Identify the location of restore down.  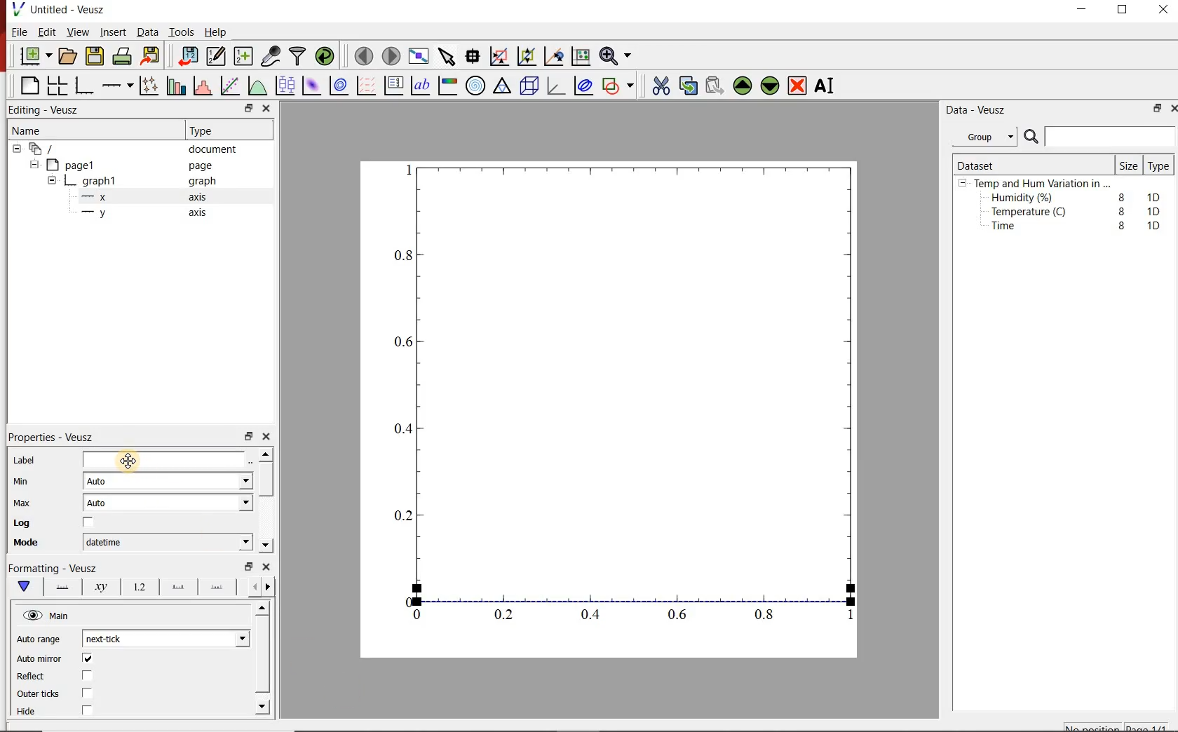
(240, 108).